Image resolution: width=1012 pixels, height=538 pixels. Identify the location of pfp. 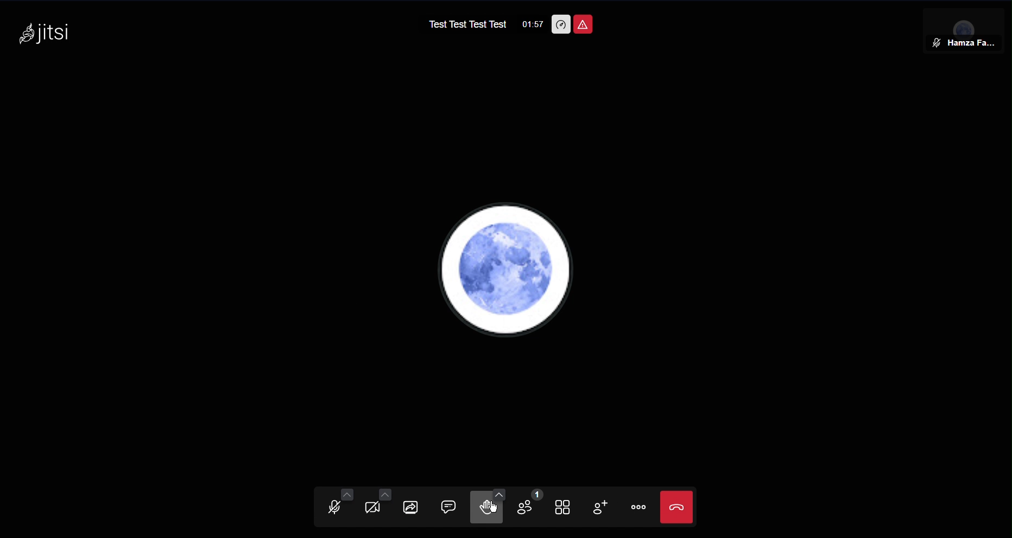
(499, 270).